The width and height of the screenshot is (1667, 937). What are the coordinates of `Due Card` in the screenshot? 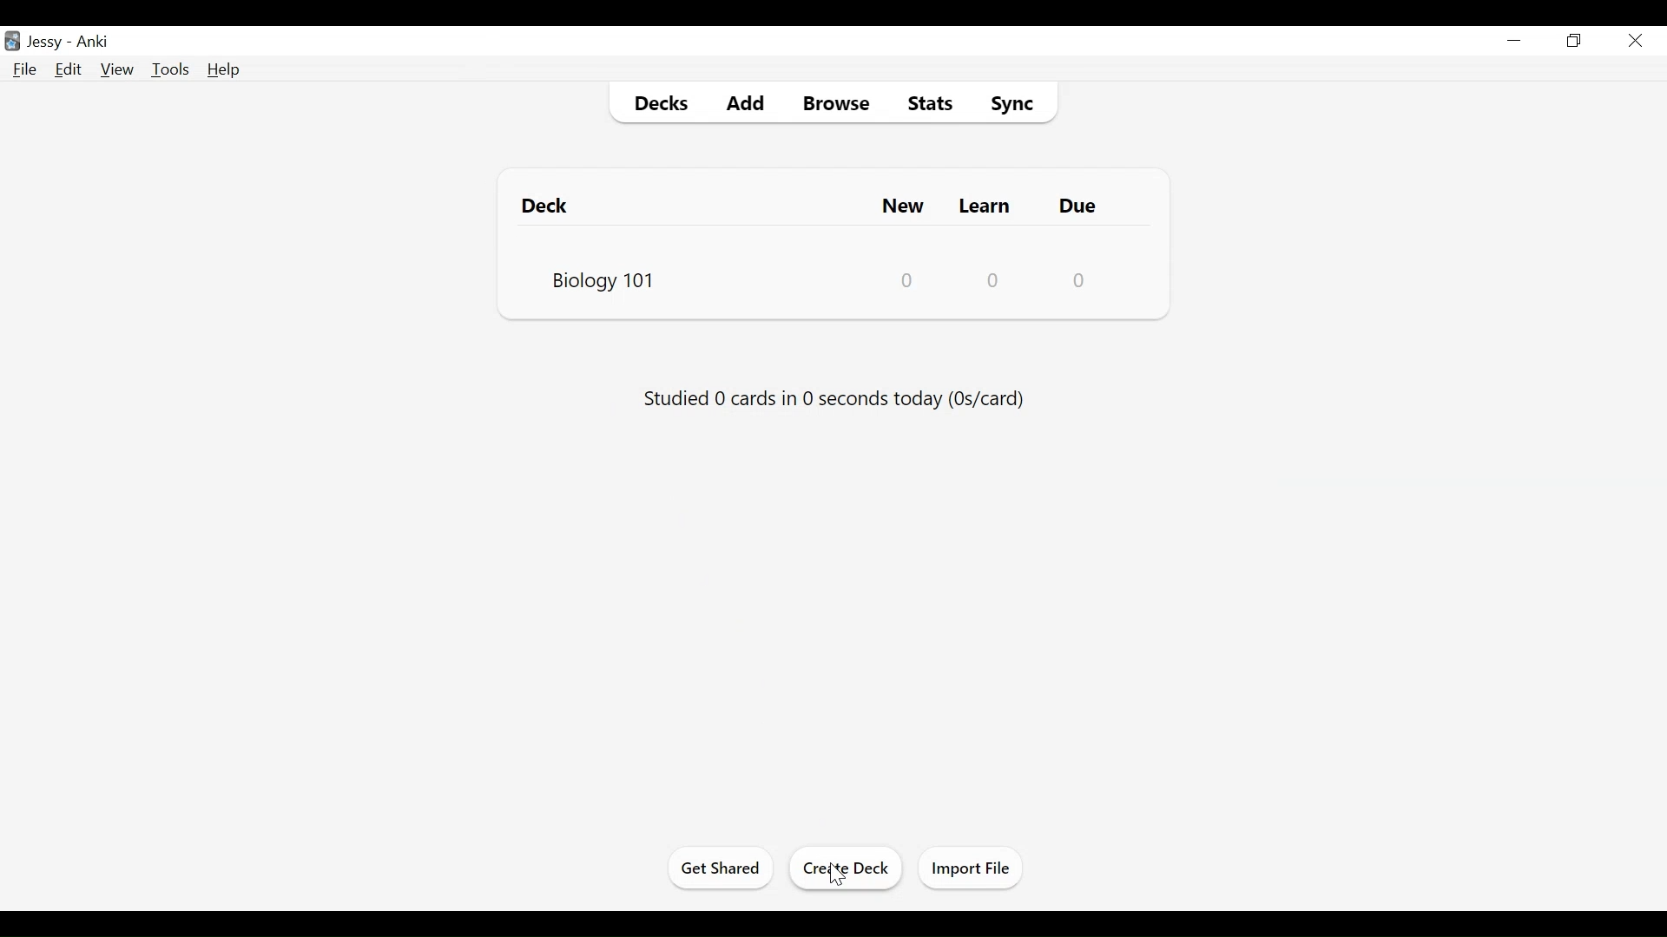 It's located at (1081, 206).